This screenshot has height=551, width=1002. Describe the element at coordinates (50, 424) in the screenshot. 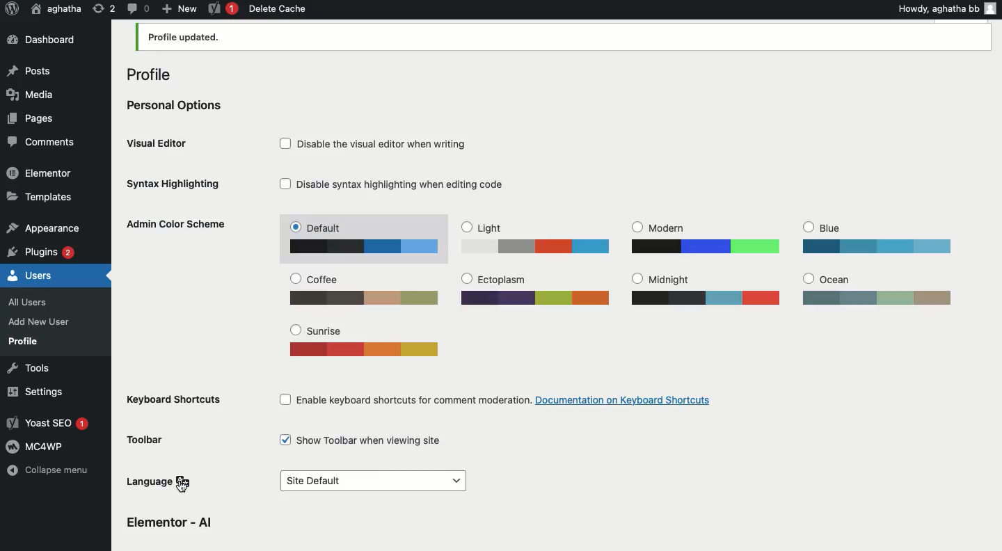

I see `Yoast SEO 1` at that location.